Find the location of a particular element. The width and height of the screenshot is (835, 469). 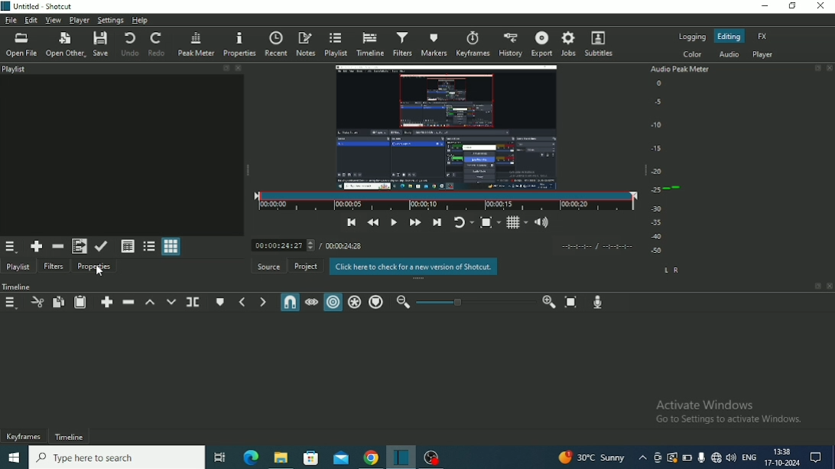

Resize is located at coordinates (644, 170).